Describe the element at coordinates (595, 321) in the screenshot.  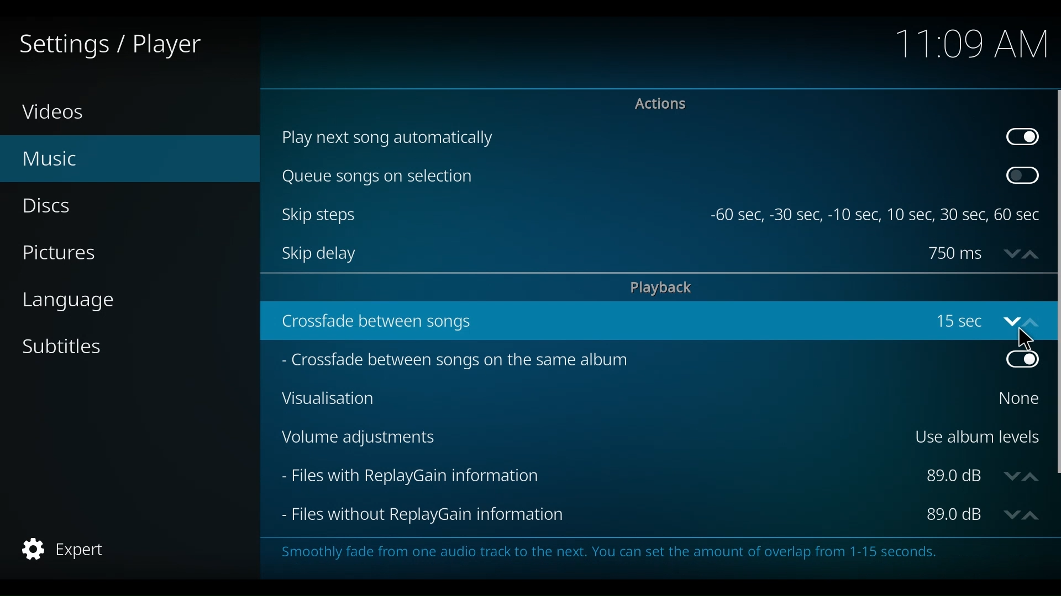
I see `crossfade between songs` at that location.